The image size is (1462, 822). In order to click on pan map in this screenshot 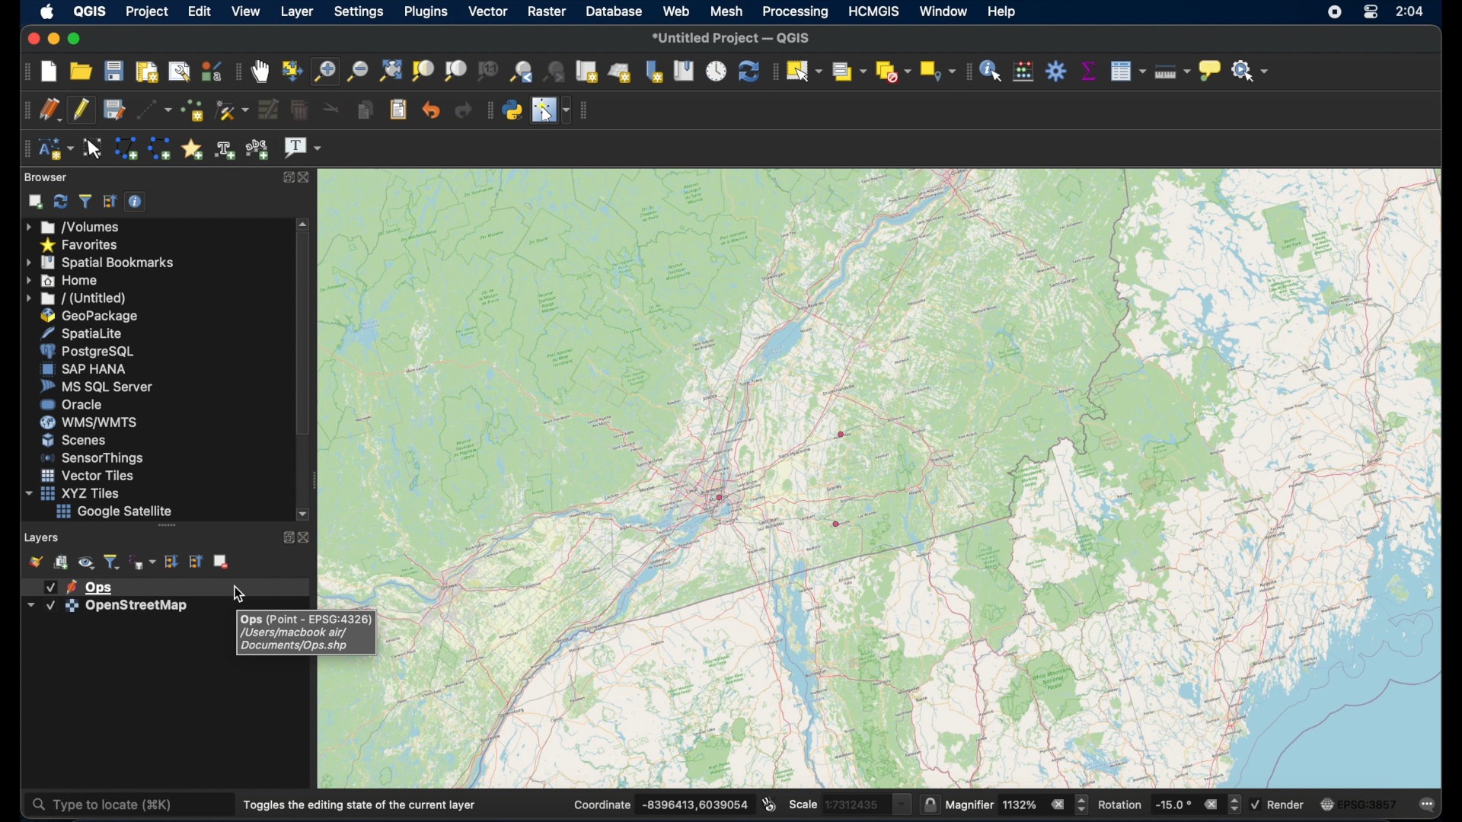, I will do `click(261, 72)`.